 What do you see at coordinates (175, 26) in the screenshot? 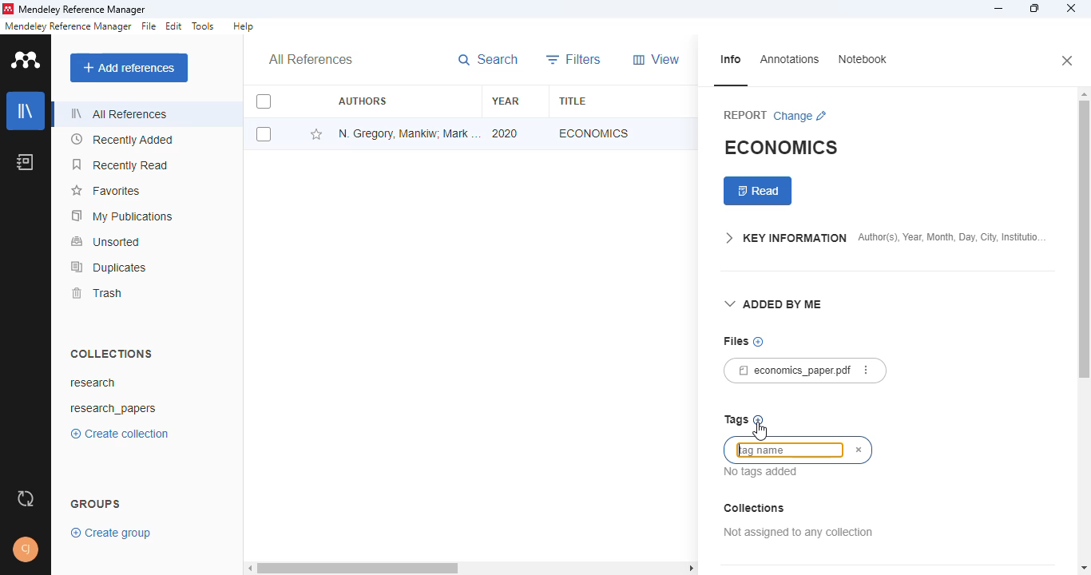
I see `edit` at bounding box center [175, 26].